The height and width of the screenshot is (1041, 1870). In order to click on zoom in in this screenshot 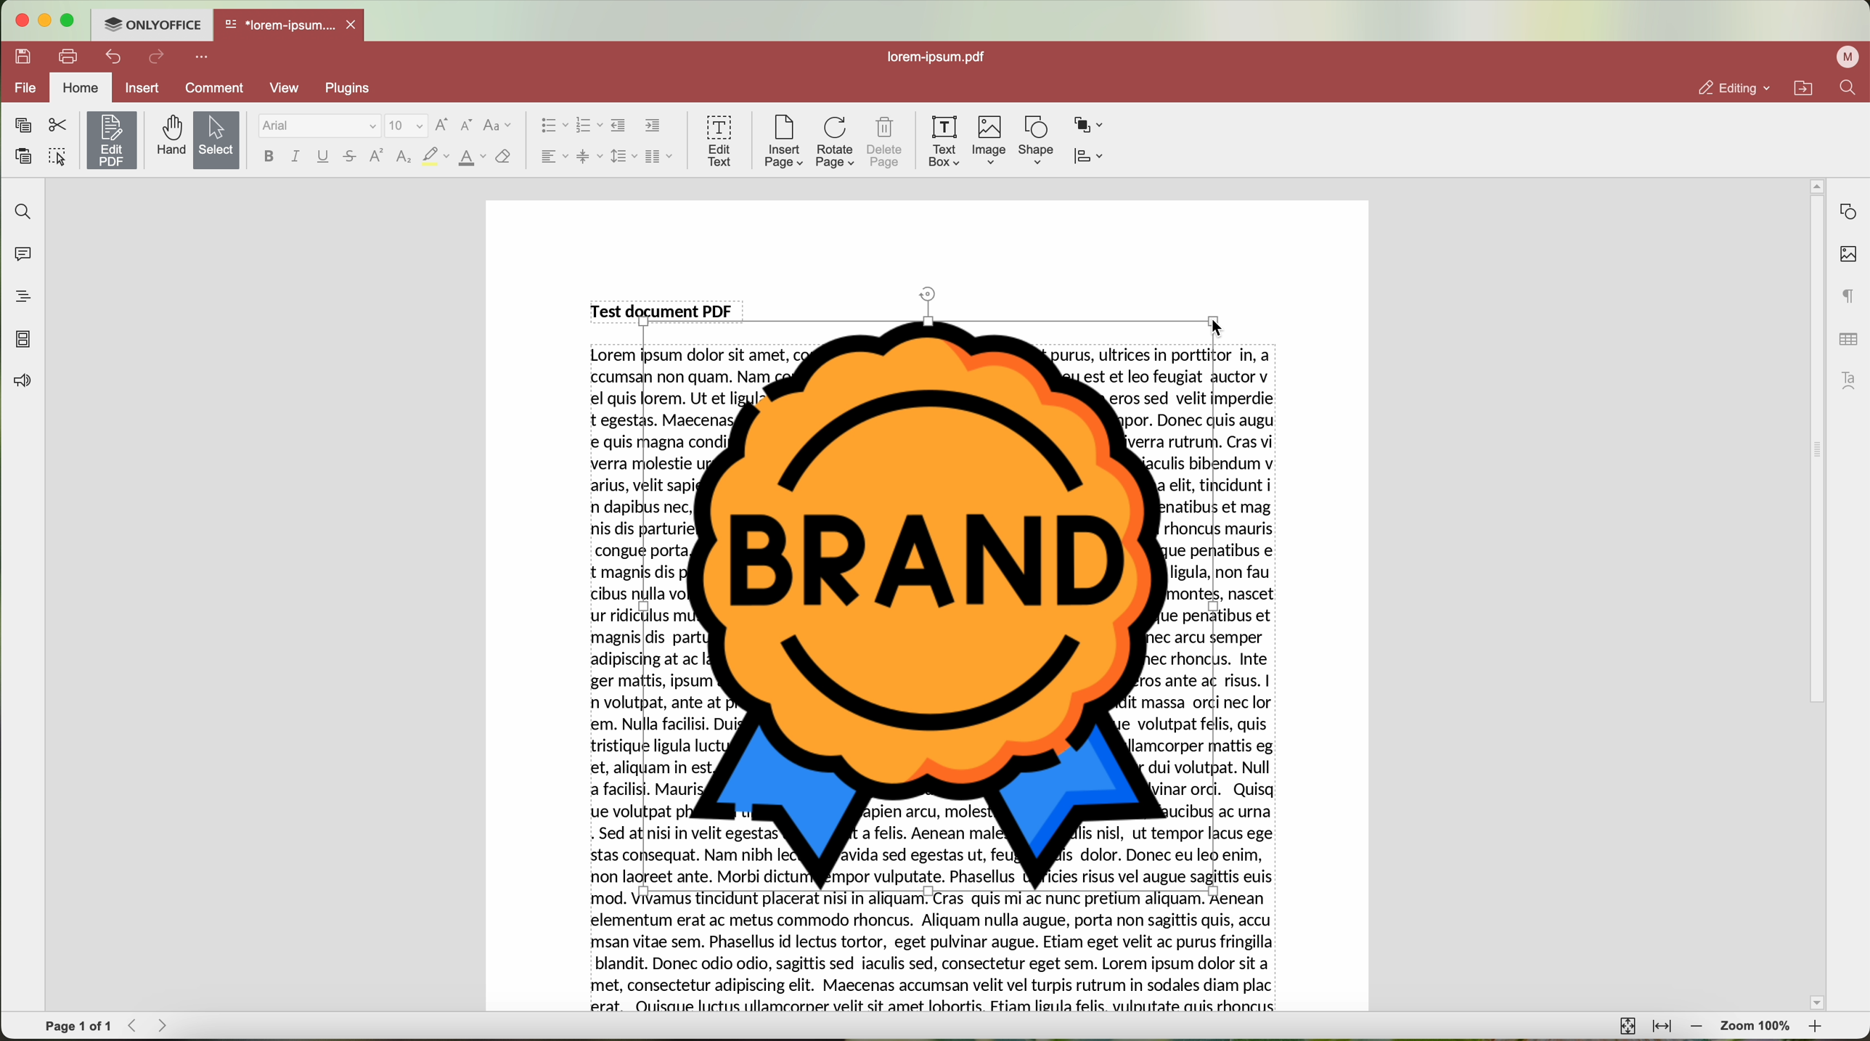, I will do `click(1817, 1029)`.